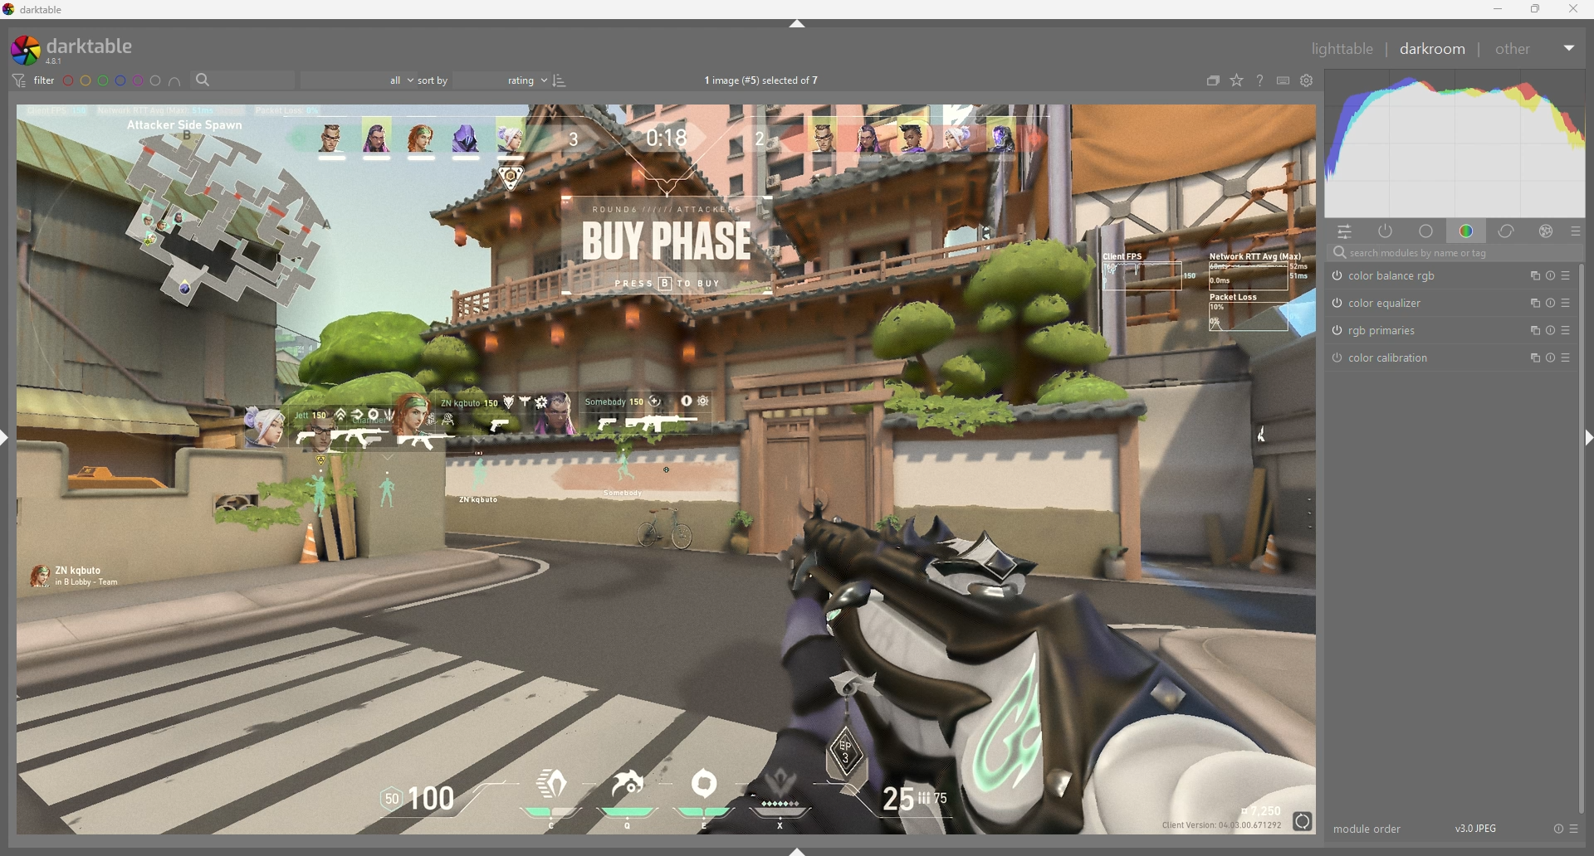 The width and height of the screenshot is (1594, 856). Describe the element at coordinates (1535, 9) in the screenshot. I see `resize` at that location.